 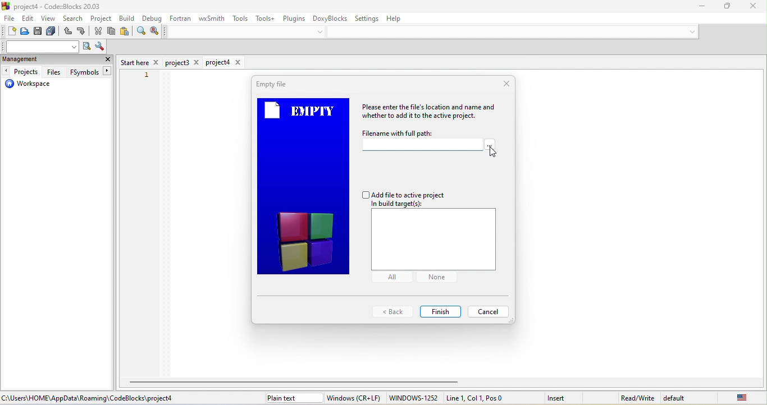 What do you see at coordinates (181, 18) in the screenshot?
I see `fortran` at bounding box center [181, 18].